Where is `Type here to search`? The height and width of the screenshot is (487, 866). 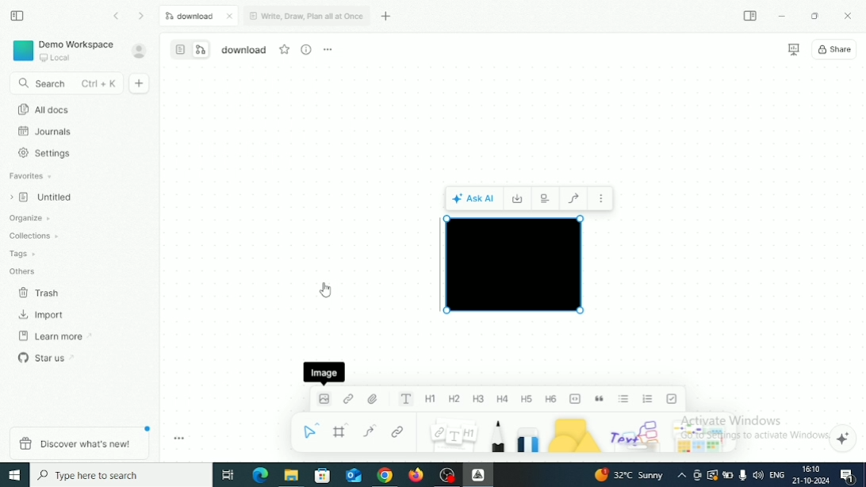 Type here to search is located at coordinates (121, 475).